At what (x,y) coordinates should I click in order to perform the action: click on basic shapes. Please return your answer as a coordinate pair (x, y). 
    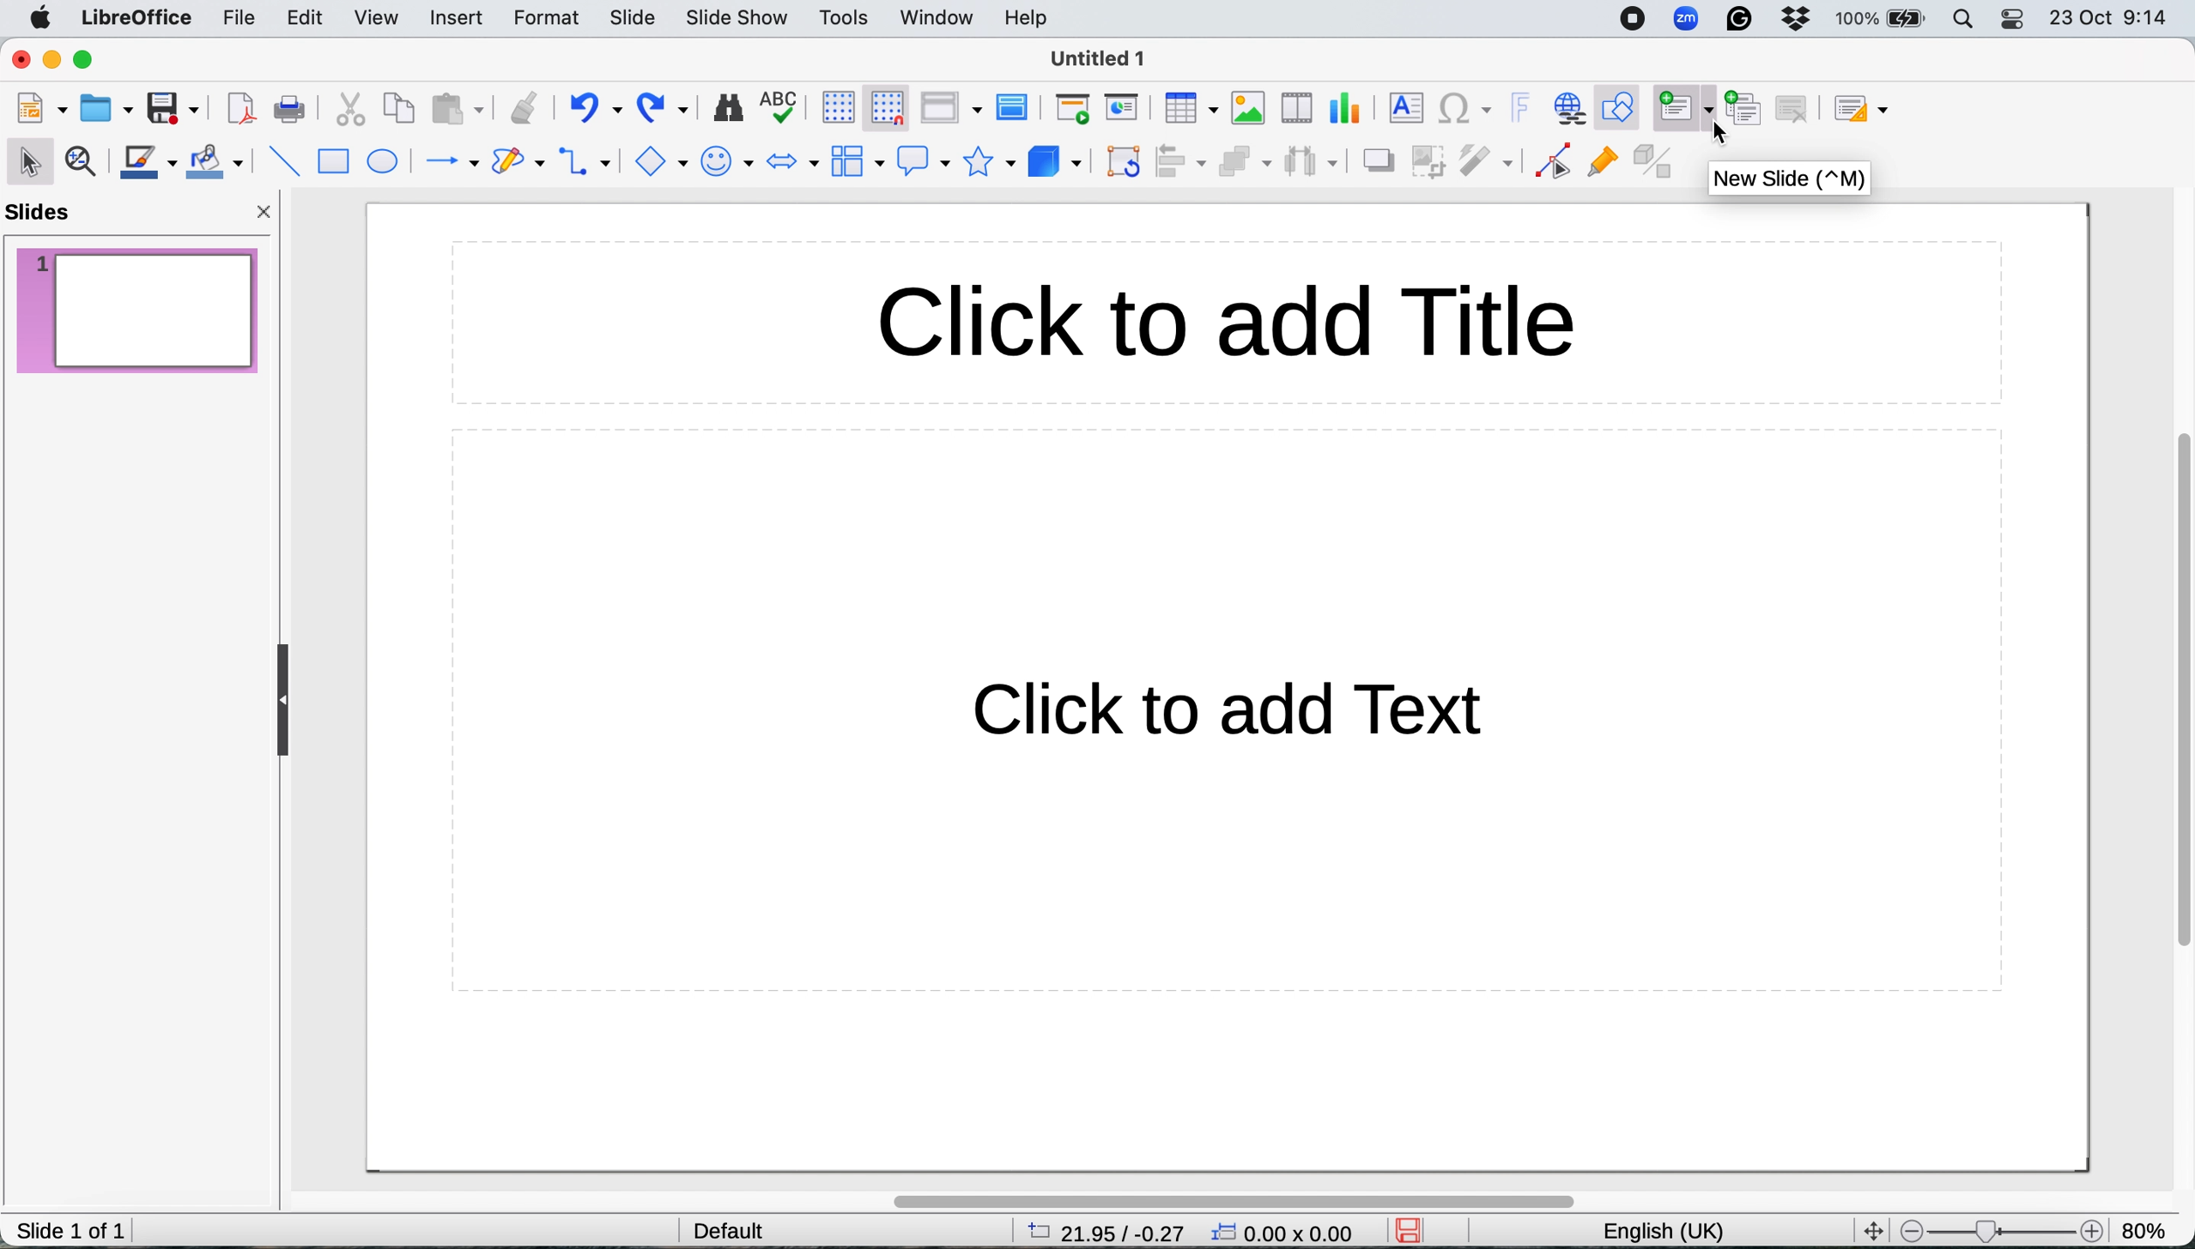
    Looking at the image, I should click on (664, 162).